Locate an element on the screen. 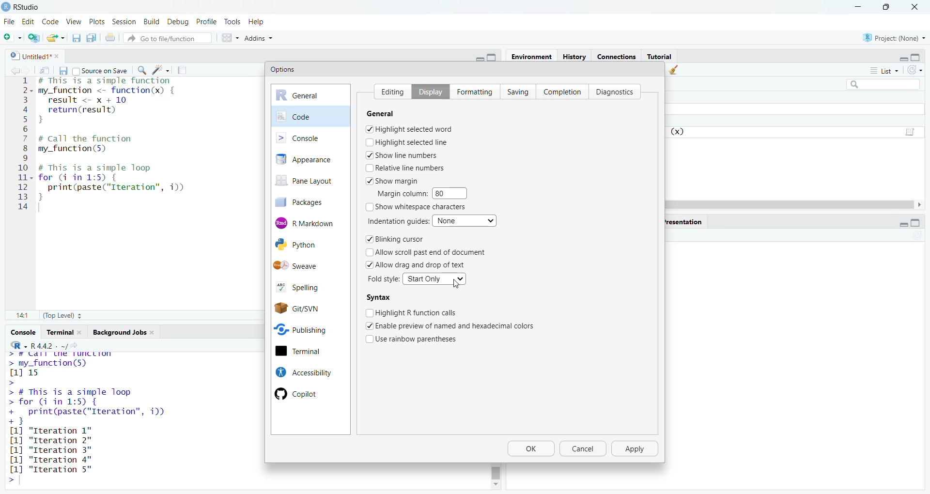  General is located at coordinates (388, 113).